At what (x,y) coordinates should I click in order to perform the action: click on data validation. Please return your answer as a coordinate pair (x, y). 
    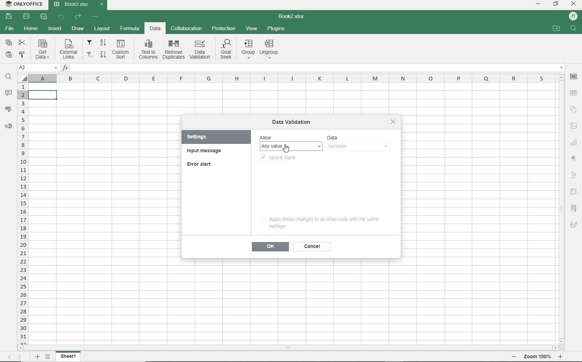
    Looking at the image, I should click on (293, 121).